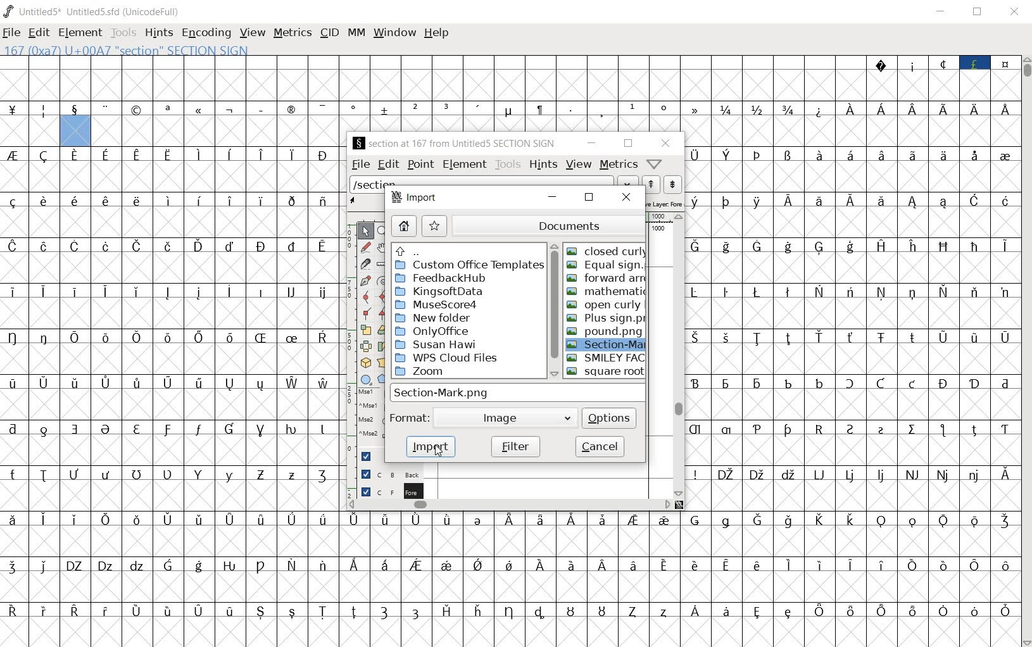 Image resolution: width=1032 pixels, height=647 pixels. Describe the element at coordinates (372, 417) in the screenshot. I see `mse1 mse1 mse2 mse2` at that location.